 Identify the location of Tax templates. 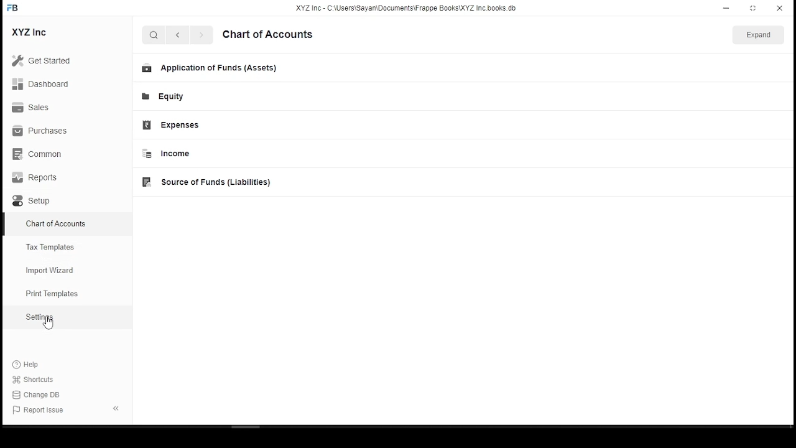
(50, 248).